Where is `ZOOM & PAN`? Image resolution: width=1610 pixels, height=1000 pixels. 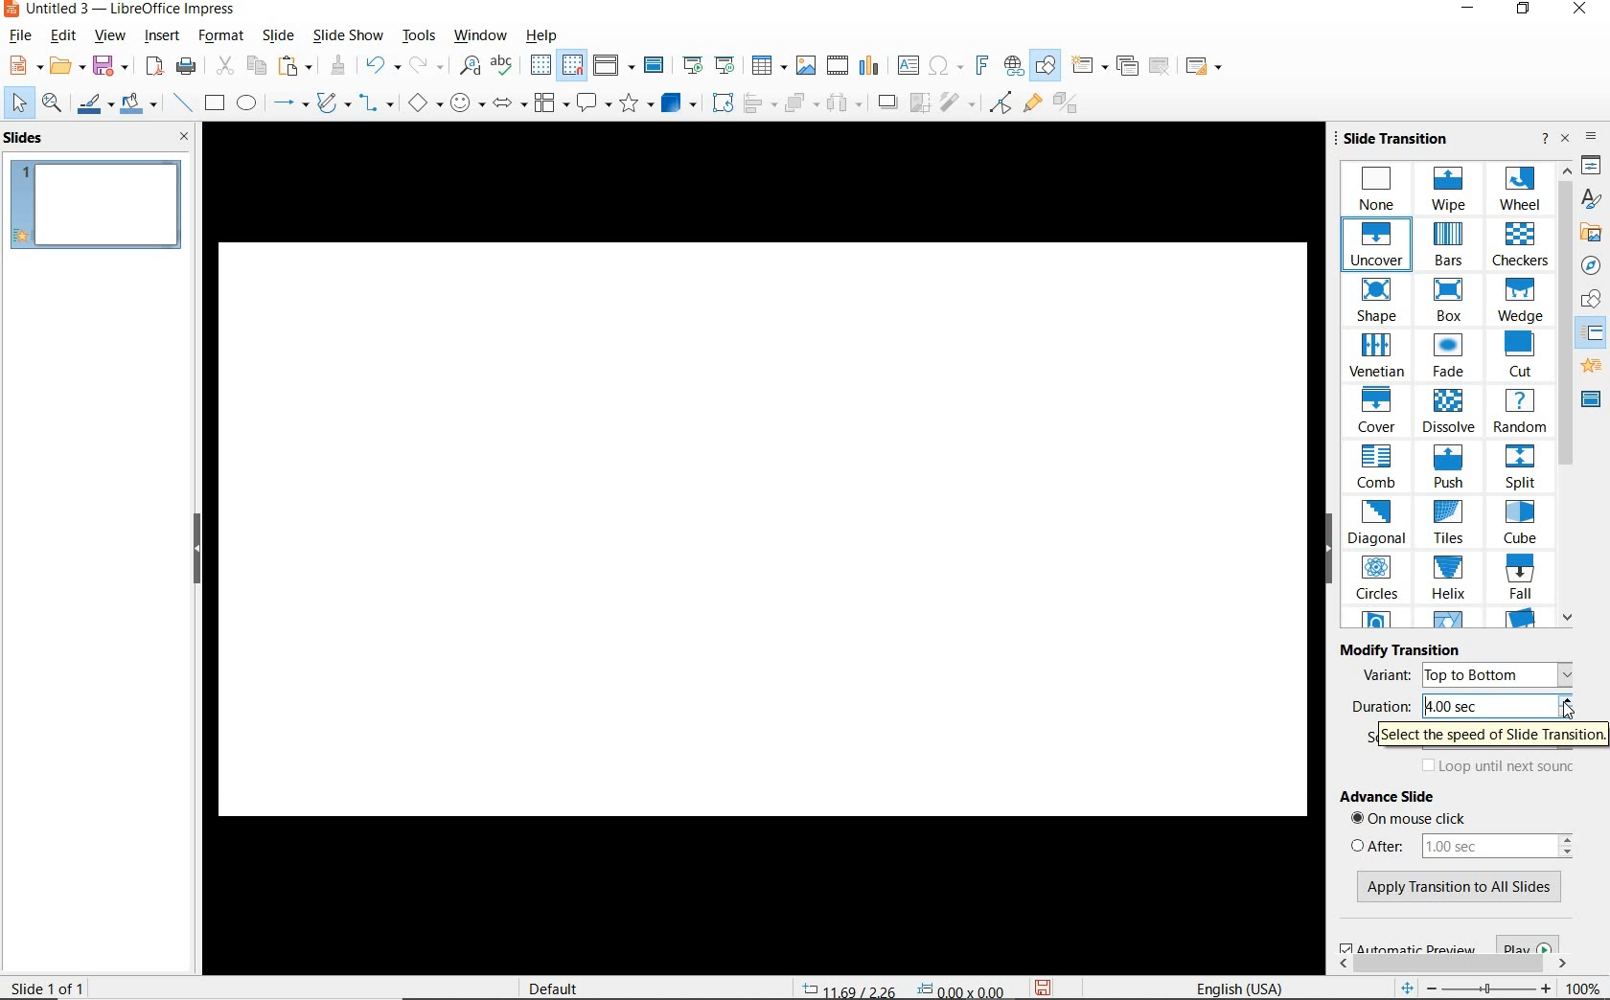
ZOOM & PAN is located at coordinates (55, 104).